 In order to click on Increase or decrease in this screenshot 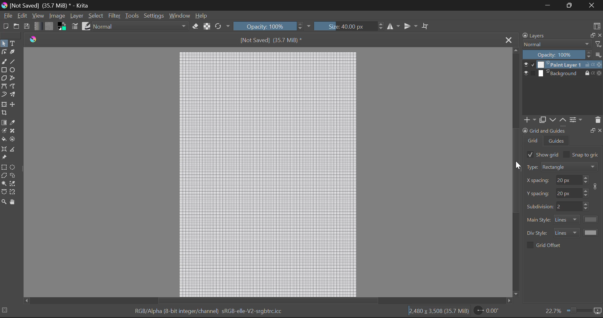, I will do `click(586, 180)`.